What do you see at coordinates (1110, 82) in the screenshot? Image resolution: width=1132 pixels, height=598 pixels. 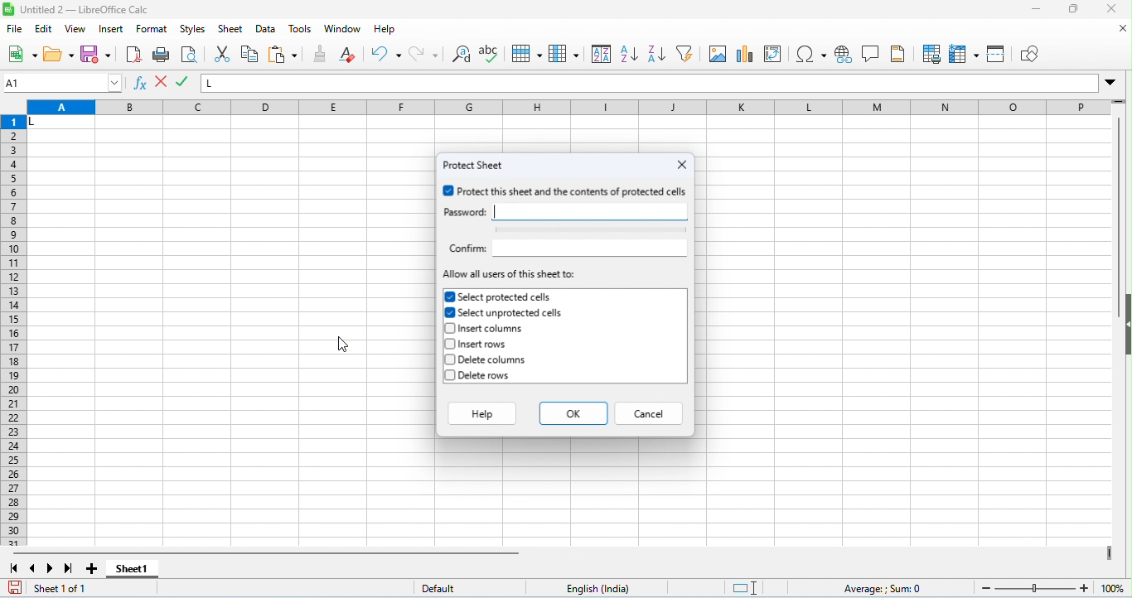 I see `drop down` at bounding box center [1110, 82].